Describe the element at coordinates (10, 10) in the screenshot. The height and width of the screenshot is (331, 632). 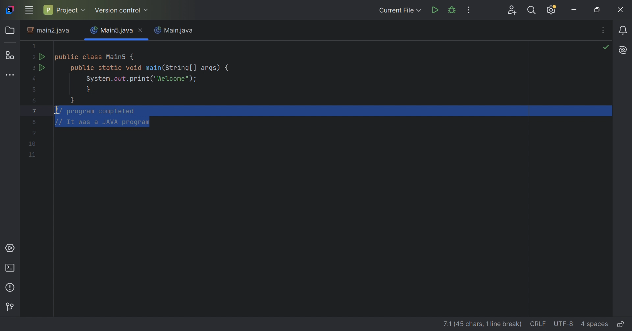
I see `IntelliJ icon` at that location.